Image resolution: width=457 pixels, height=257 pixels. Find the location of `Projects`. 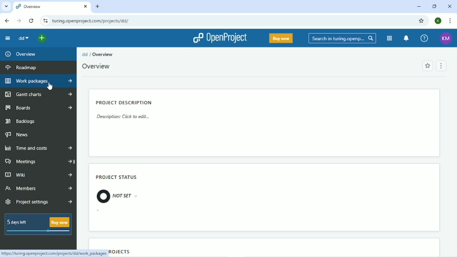

Projects is located at coordinates (122, 252).